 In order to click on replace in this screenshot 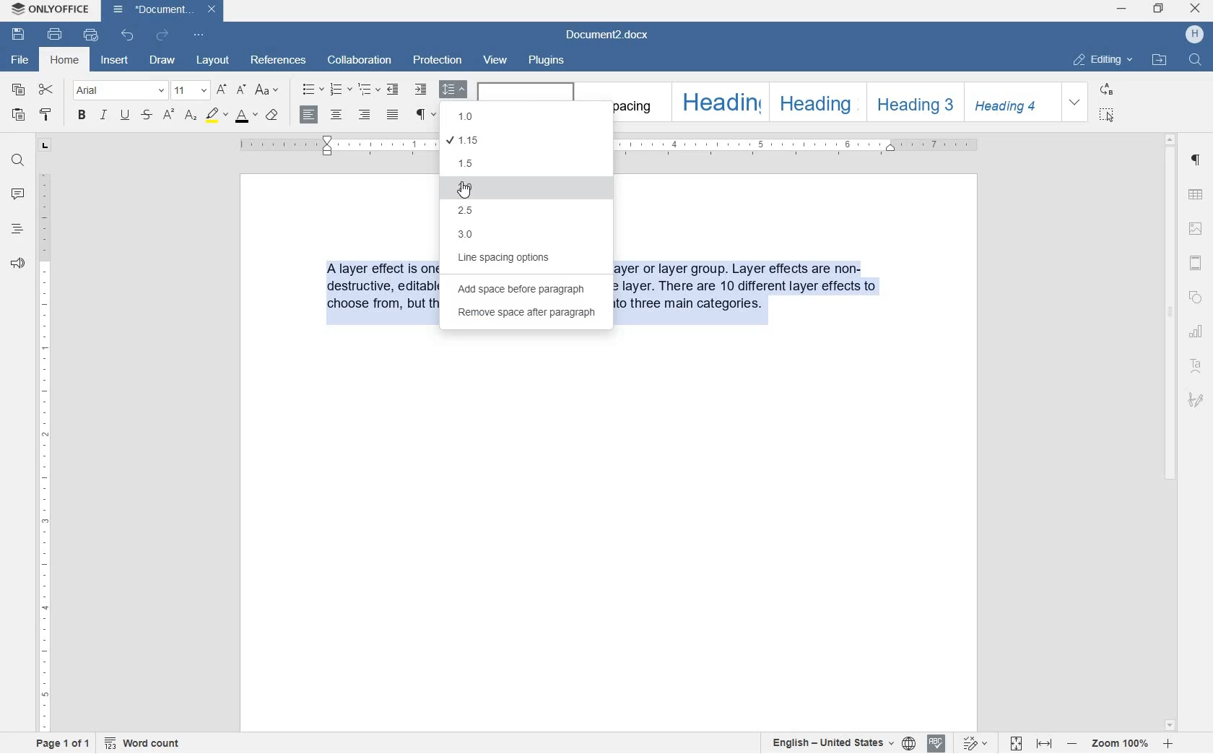, I will do `click(1108, 90)`.